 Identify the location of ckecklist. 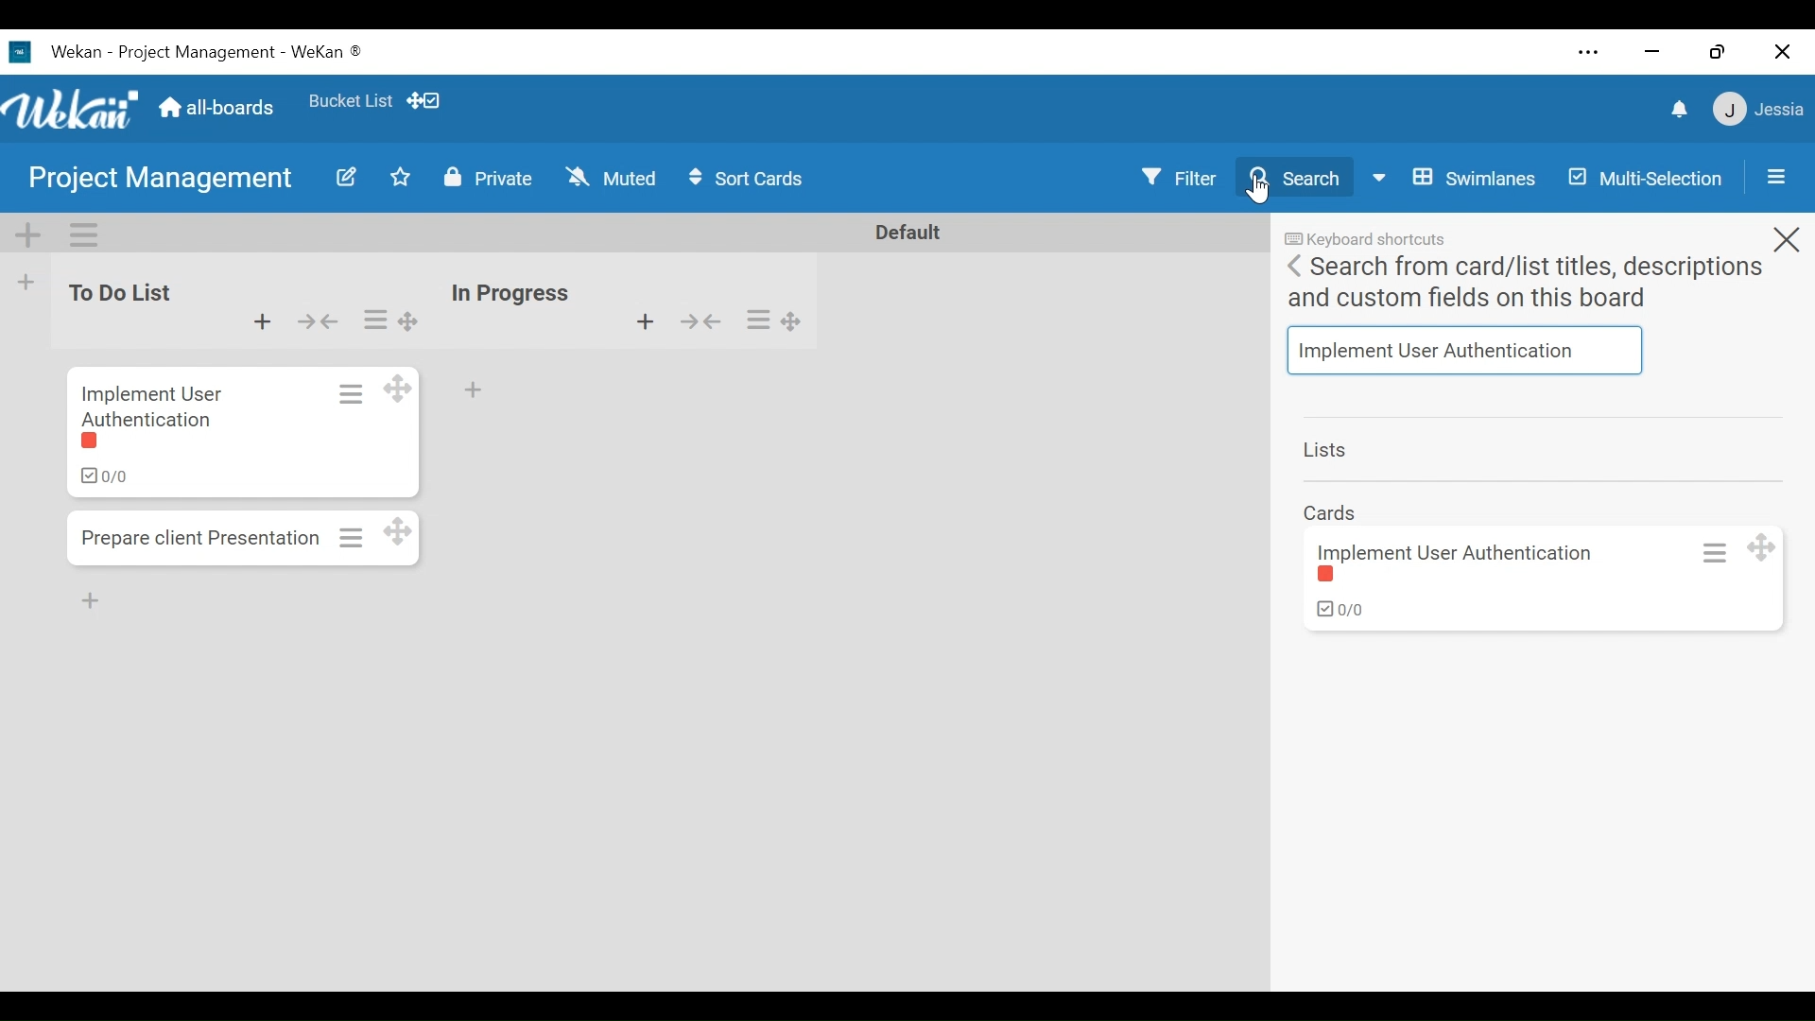
(104, 476).